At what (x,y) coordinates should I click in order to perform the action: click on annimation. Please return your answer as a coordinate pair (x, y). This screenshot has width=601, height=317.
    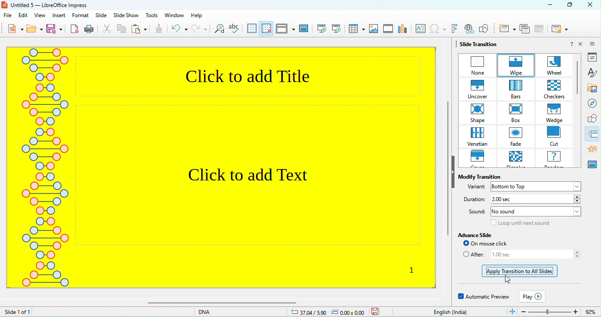
    Looking at the image, I should click on (593, 148).